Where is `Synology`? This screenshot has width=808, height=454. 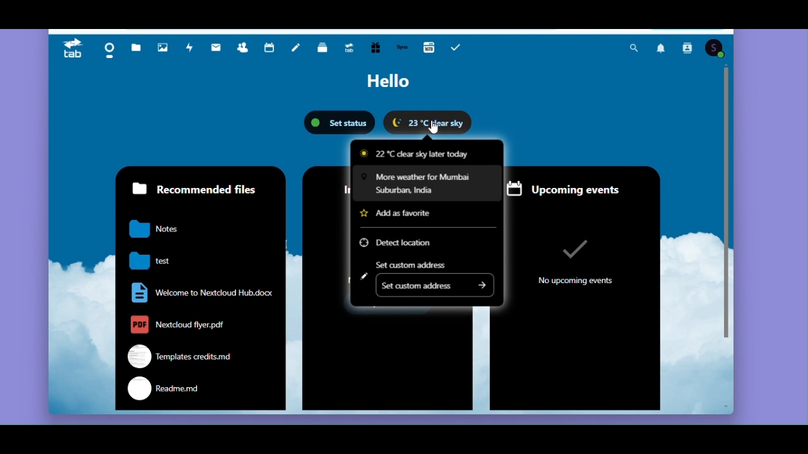
Synology is located at coordinates (402, 48).